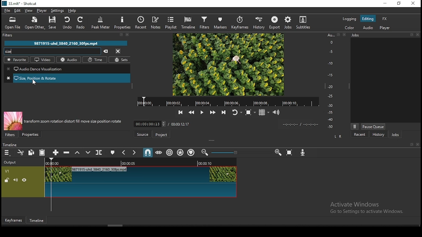 This screenshot has width=422, height=237. Describe the element at coordinates (412, 3) in the screenshot. I see `close window` at that location.